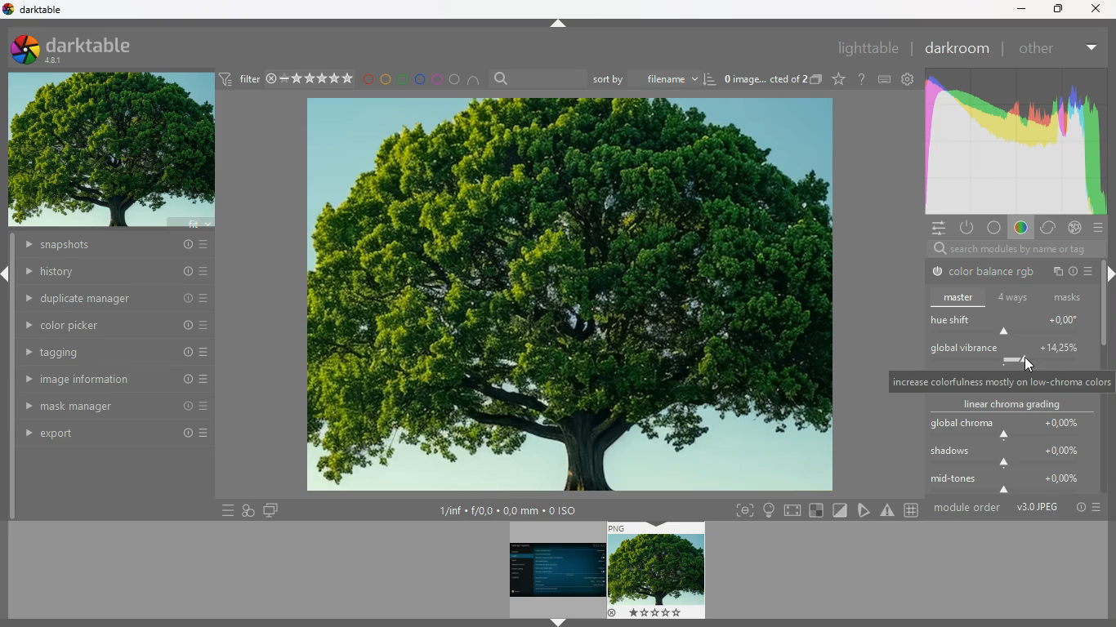  Describe the element at coordinates (966, 227) in the screenshot. I see `power` at that location.